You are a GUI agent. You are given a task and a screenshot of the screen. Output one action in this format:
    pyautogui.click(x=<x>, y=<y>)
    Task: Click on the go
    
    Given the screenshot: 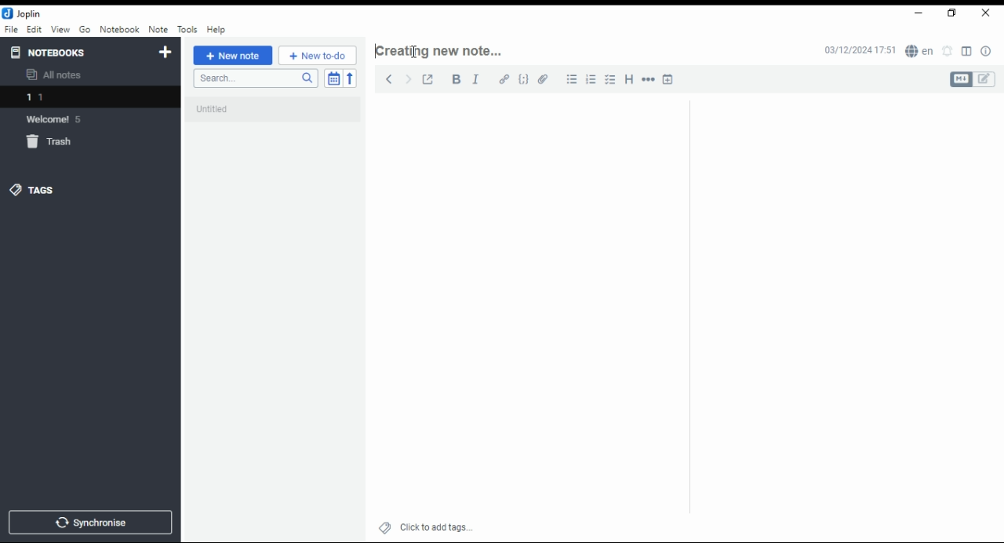 What is the action you would take?
    pyautogui.click(x=85, y=30)
    